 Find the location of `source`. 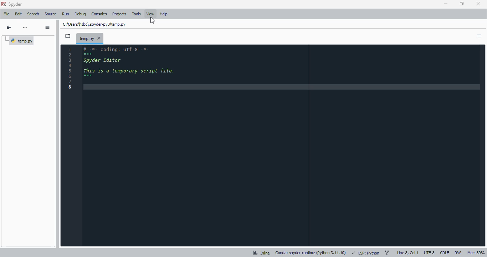

source is located at coordinates (51, 14).